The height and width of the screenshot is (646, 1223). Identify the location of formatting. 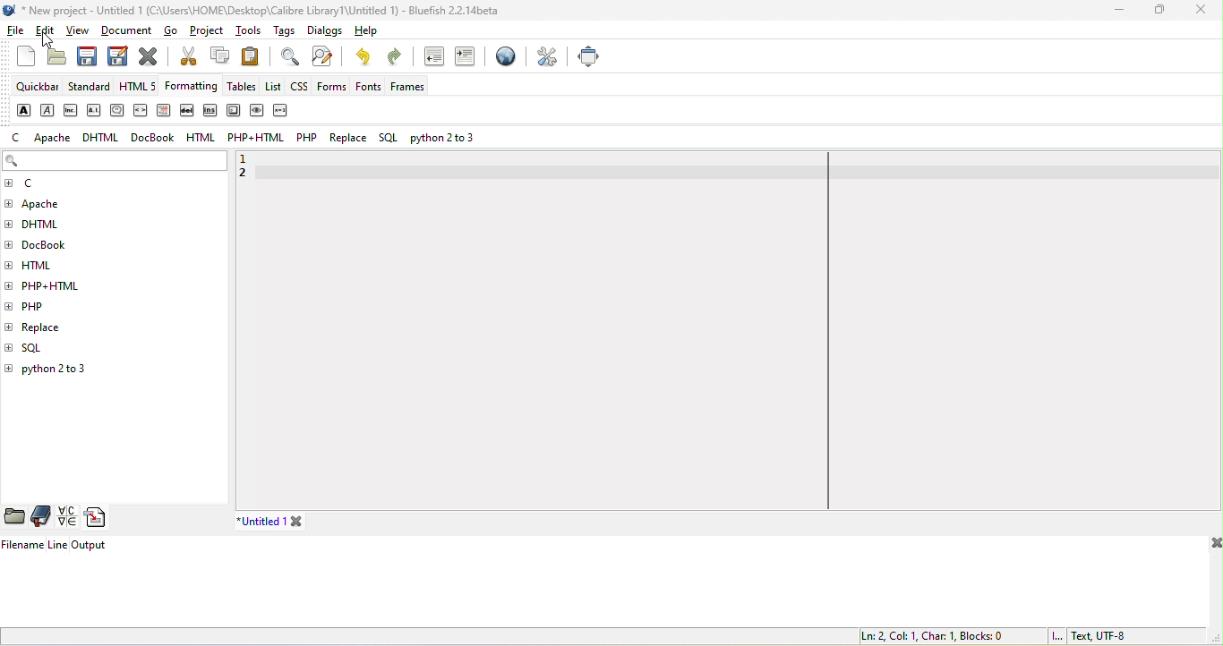
(194, 87).